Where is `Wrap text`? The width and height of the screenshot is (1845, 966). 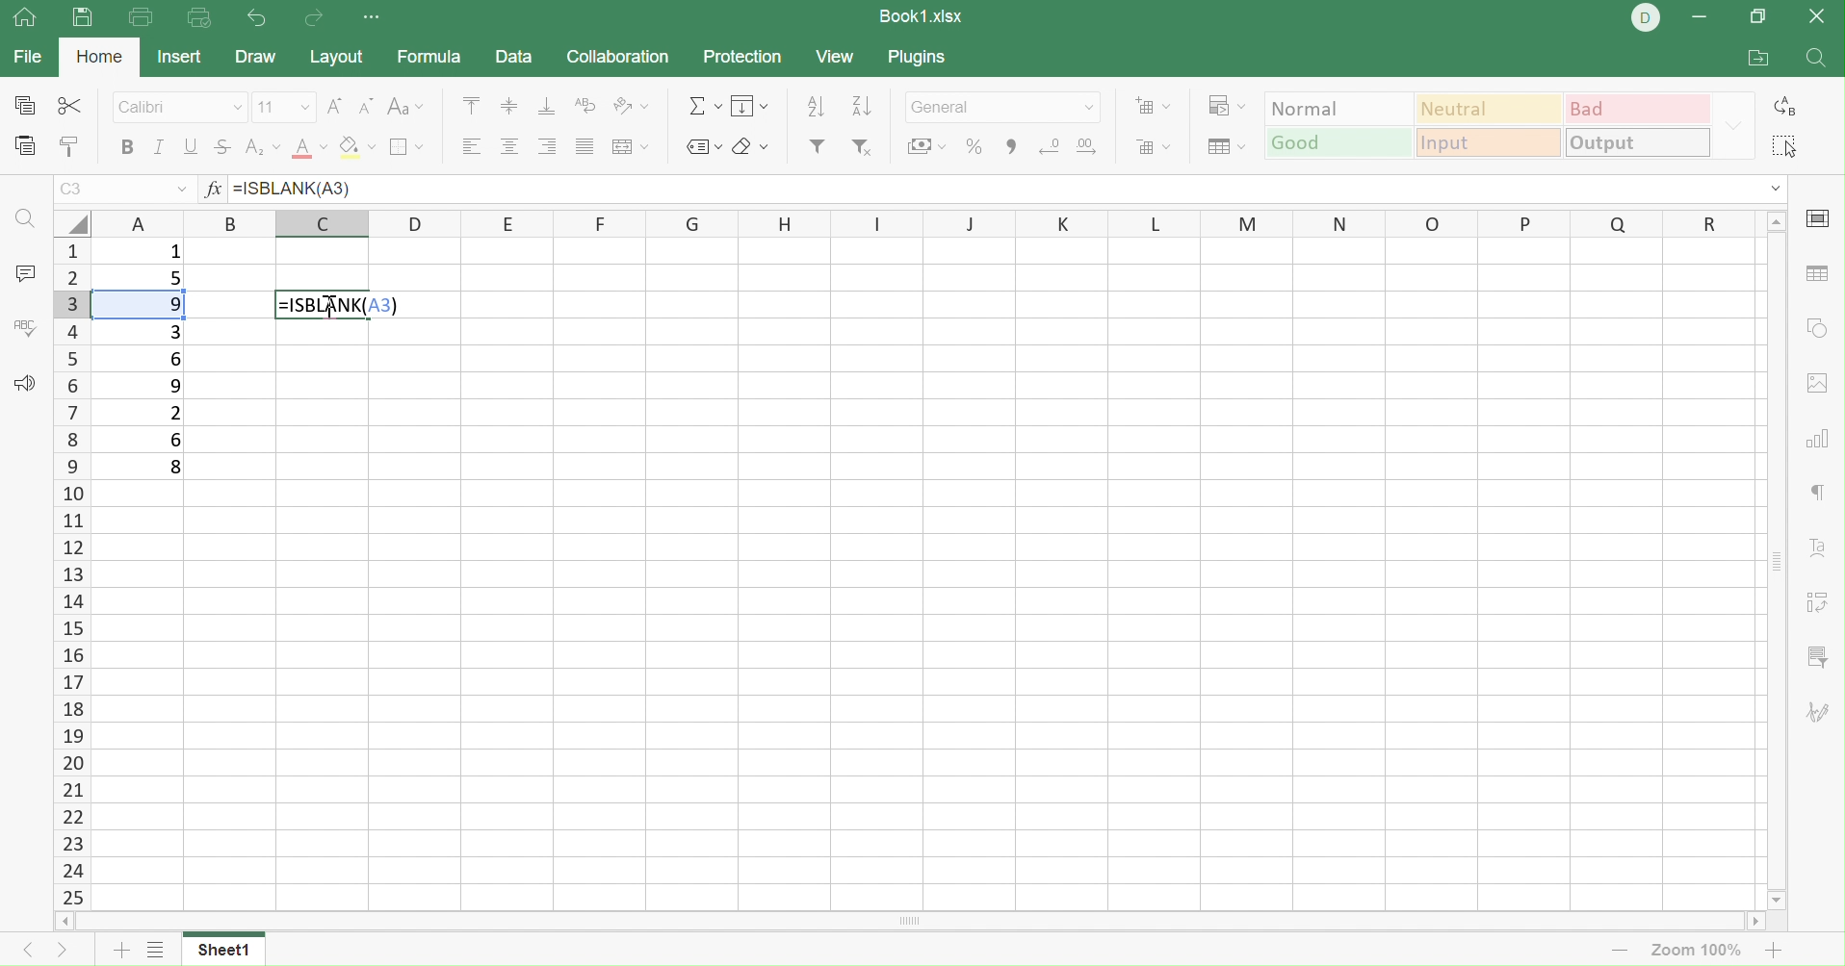
Wrap text is located at coordinates (584, 104).